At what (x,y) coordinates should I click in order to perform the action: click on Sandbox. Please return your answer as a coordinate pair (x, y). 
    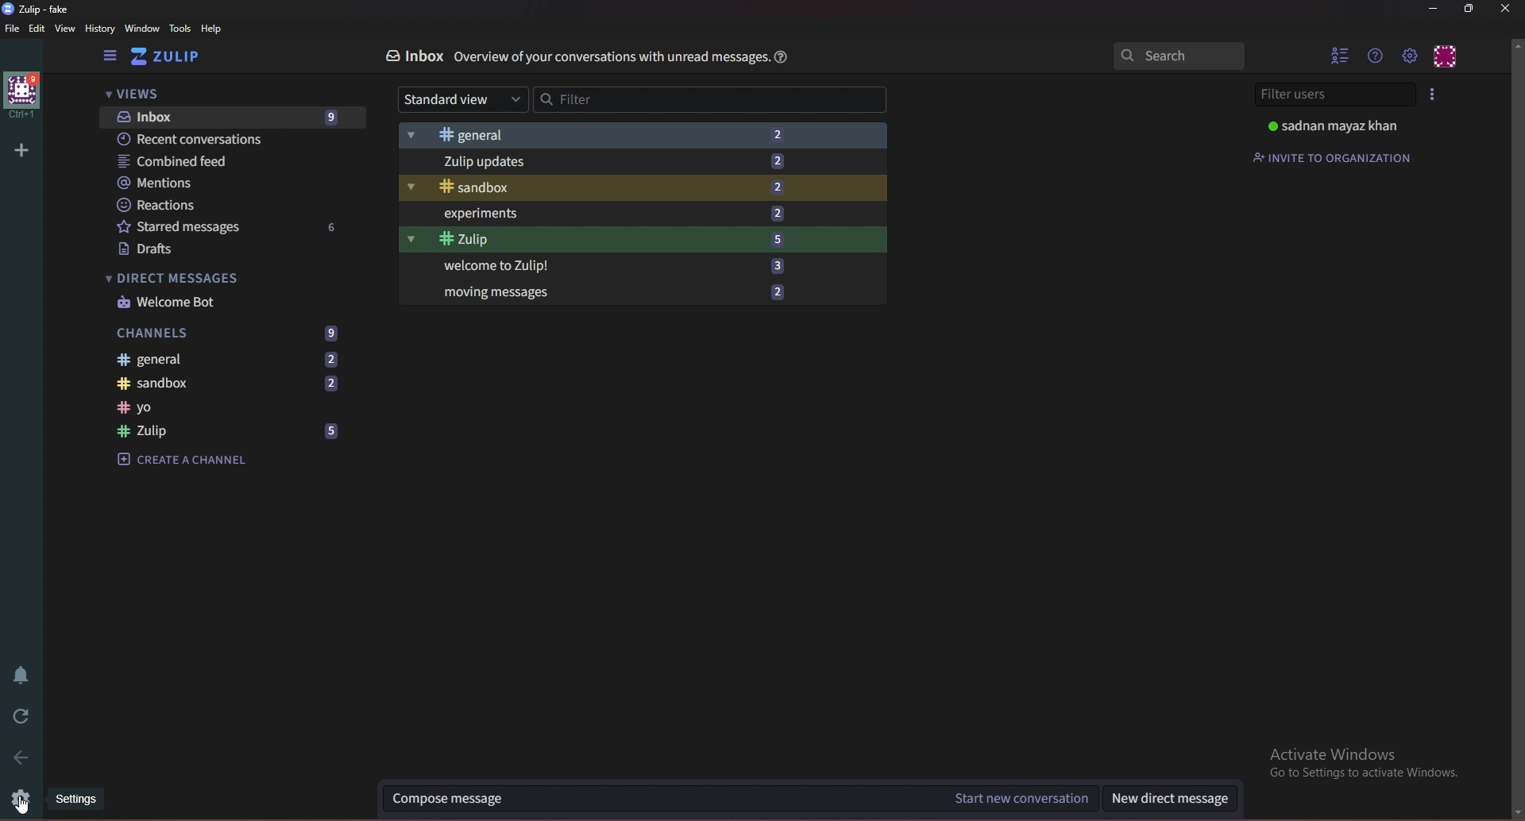
    Looking at the image, I should click on (644, 187).